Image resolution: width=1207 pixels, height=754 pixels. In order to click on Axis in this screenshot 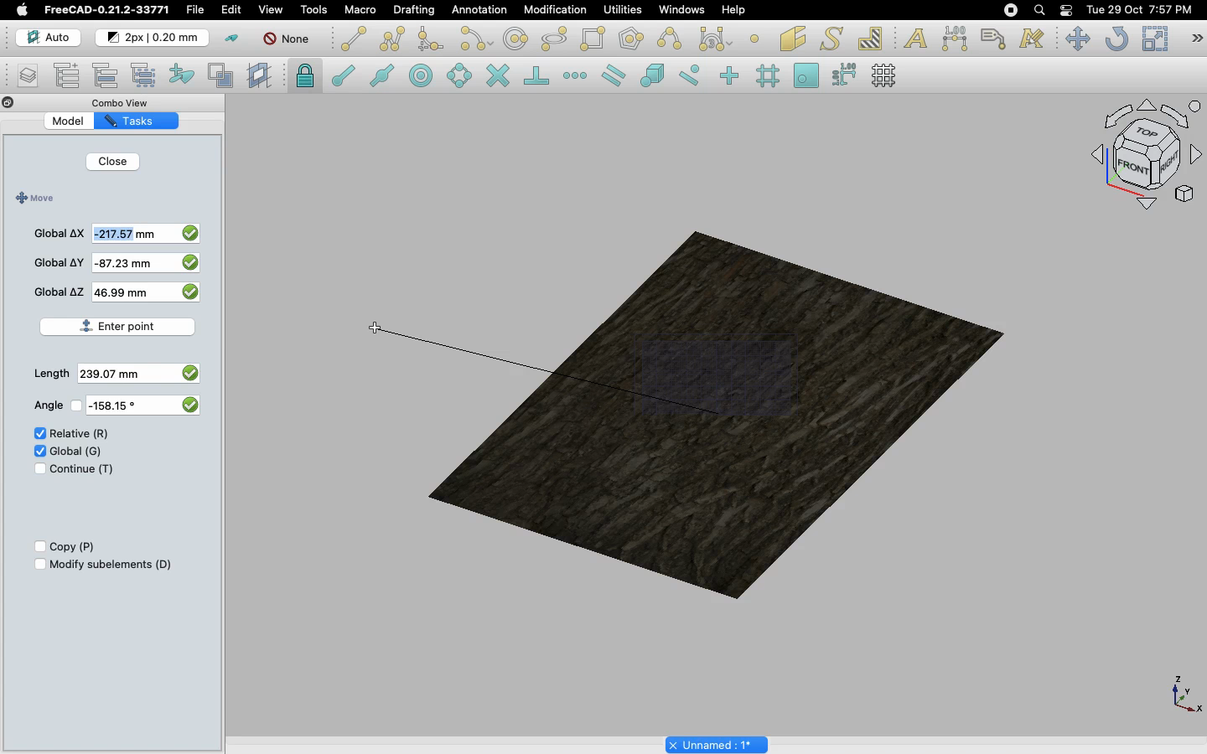, I will do `click(1183, 693)`.